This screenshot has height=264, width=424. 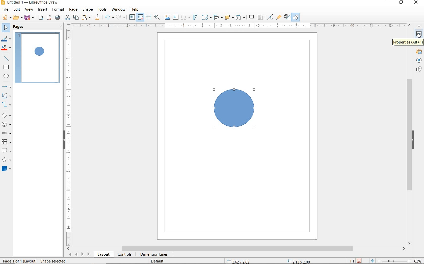 I want to click on FILE, so click(x=6, y=9).